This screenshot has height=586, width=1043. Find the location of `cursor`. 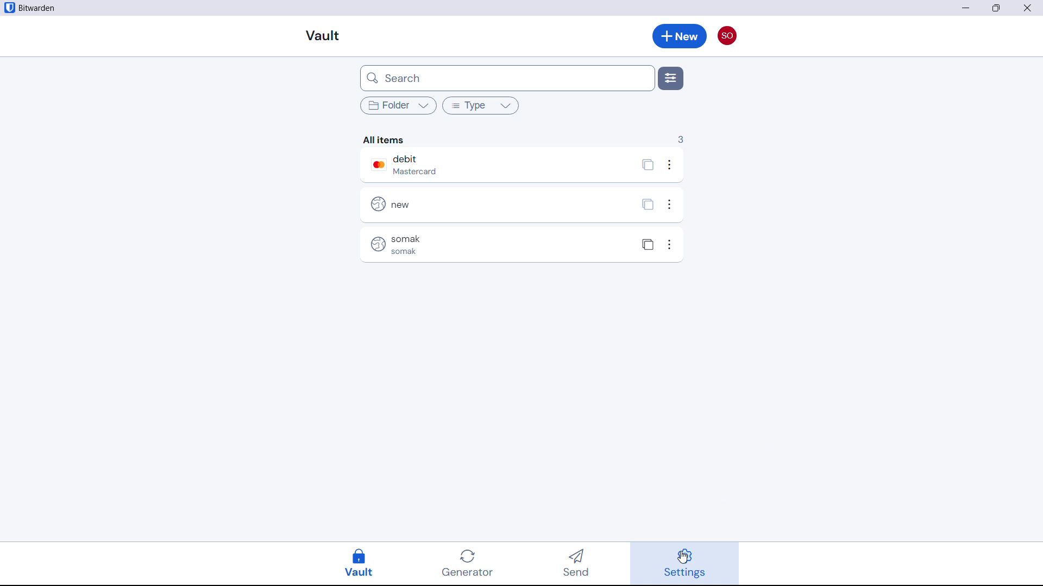

cursor is located at coordinates (683, 558).